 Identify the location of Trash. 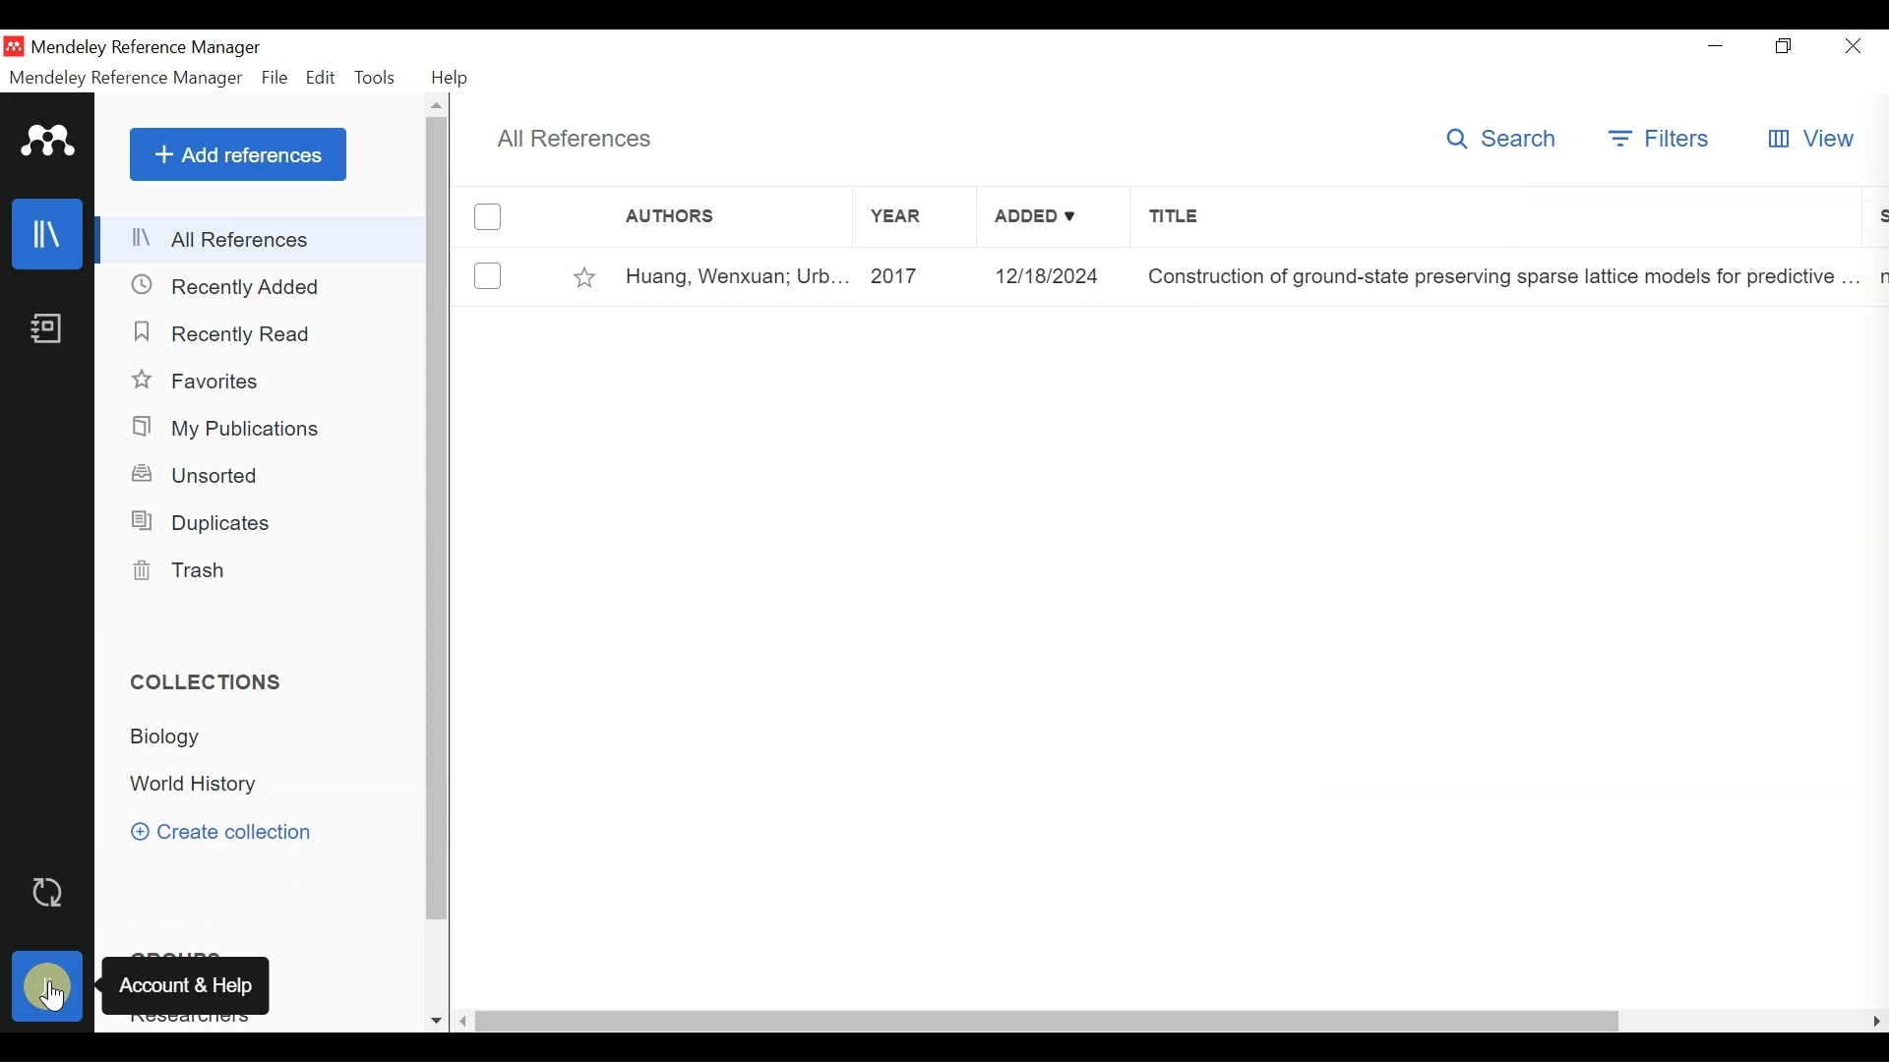
(194, 572).